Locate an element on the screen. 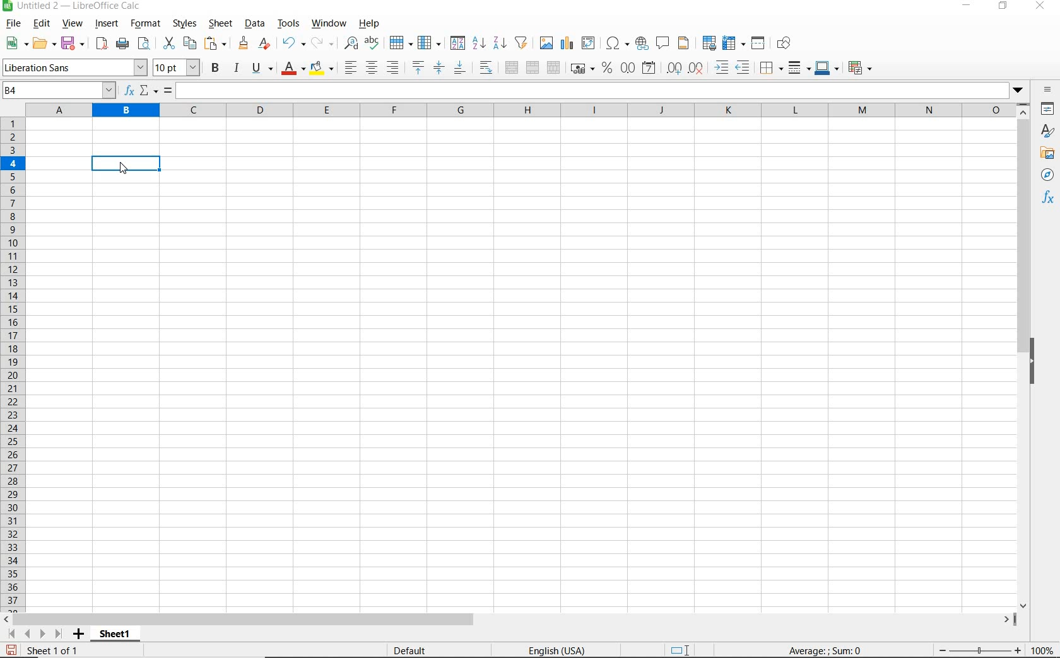 The width and height of the screenshot is (1060, 658). merge cells is located at coordinates (533, 67).